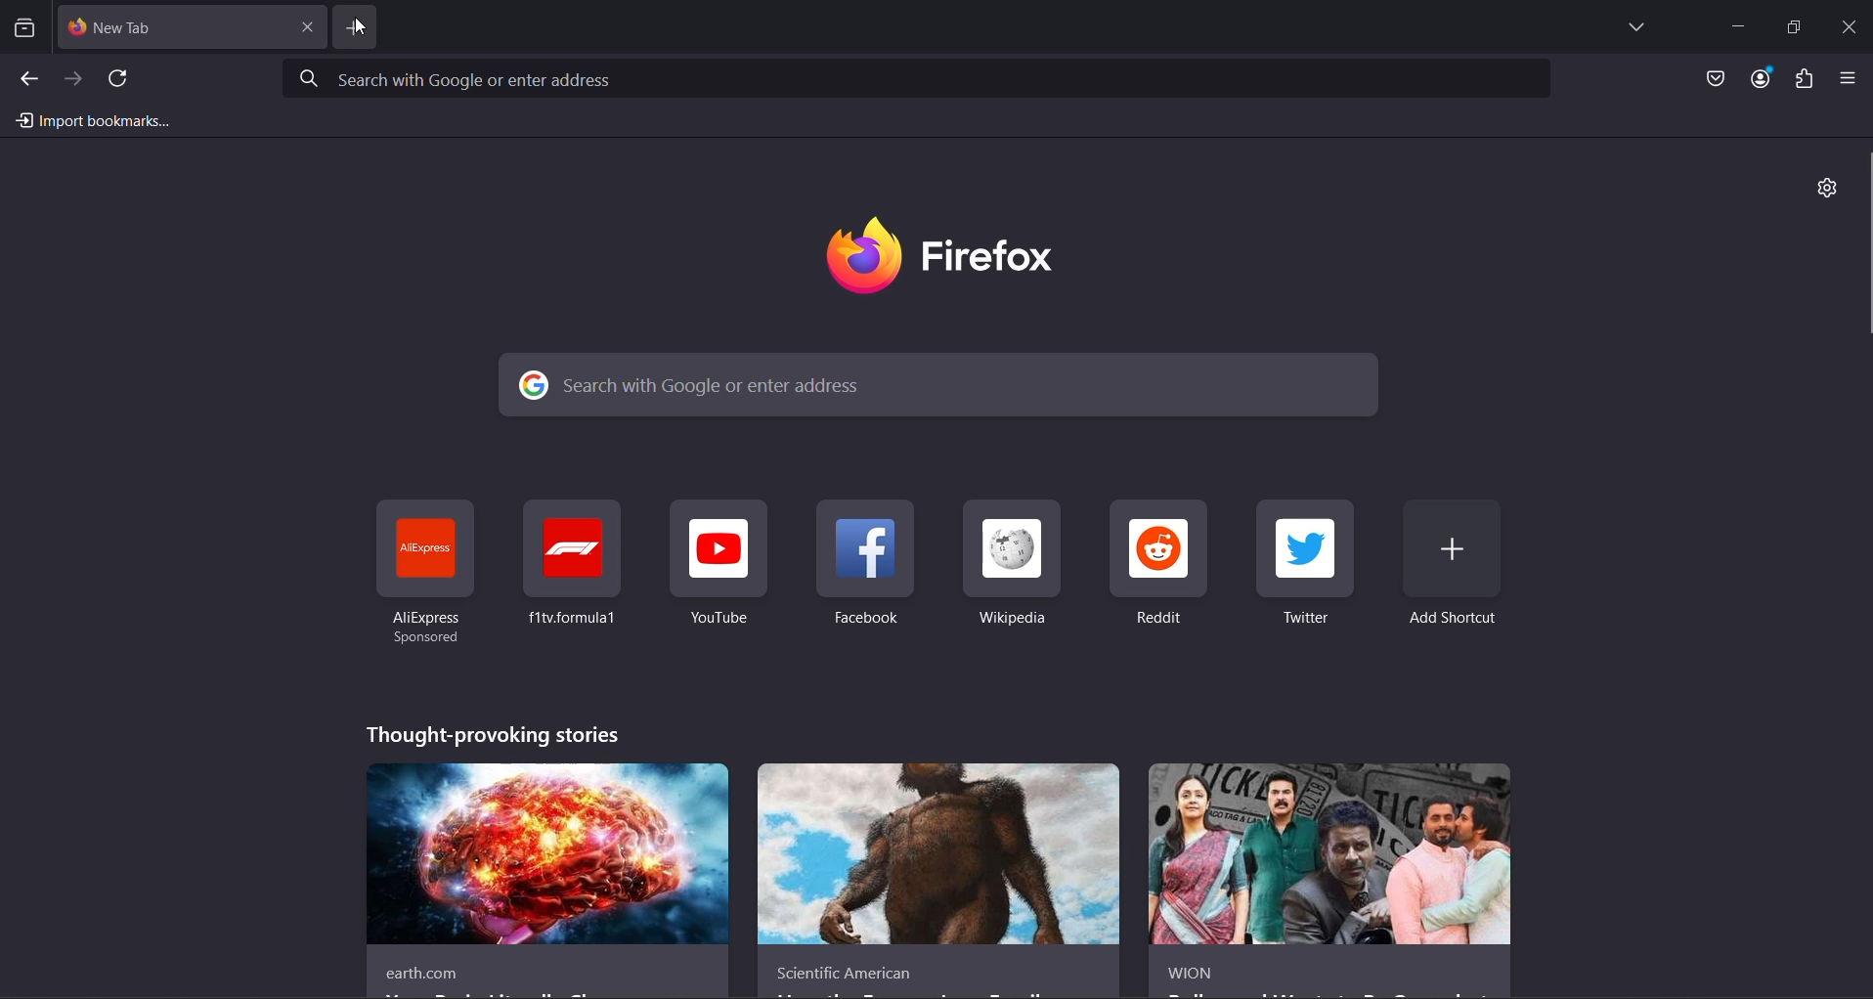 This screenshot has width=1873, height=999. What do you see at coordinates (1807, 79) in the screenshot?
I see `extensions` at bounding box center [1807, 79].